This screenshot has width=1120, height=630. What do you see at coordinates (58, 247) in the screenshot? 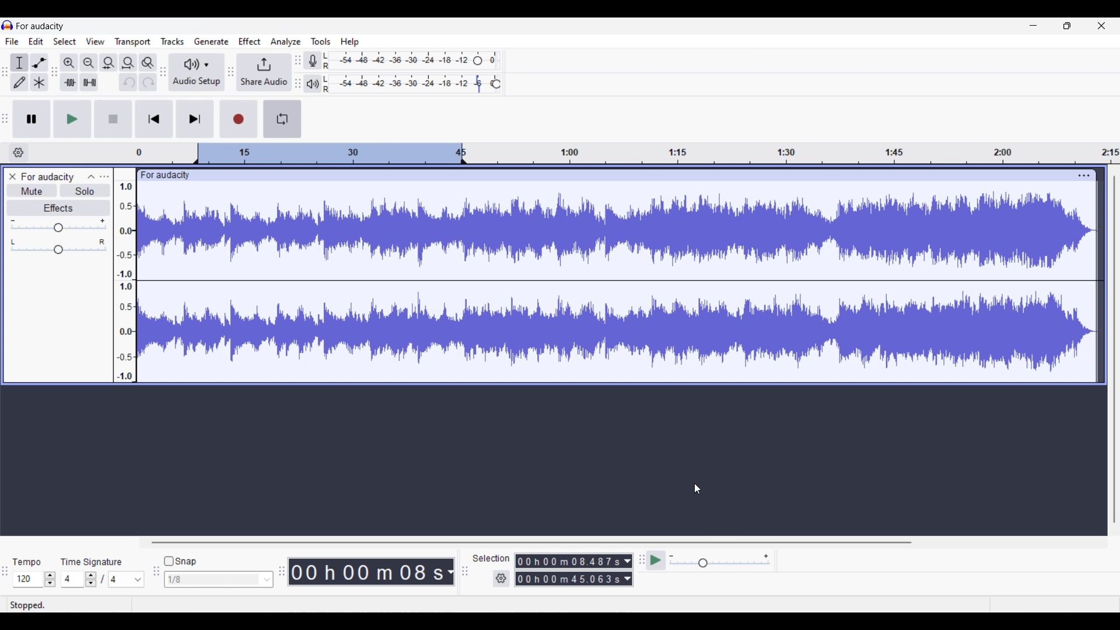
I see `Pan scale` at bounding box center [58, 247].